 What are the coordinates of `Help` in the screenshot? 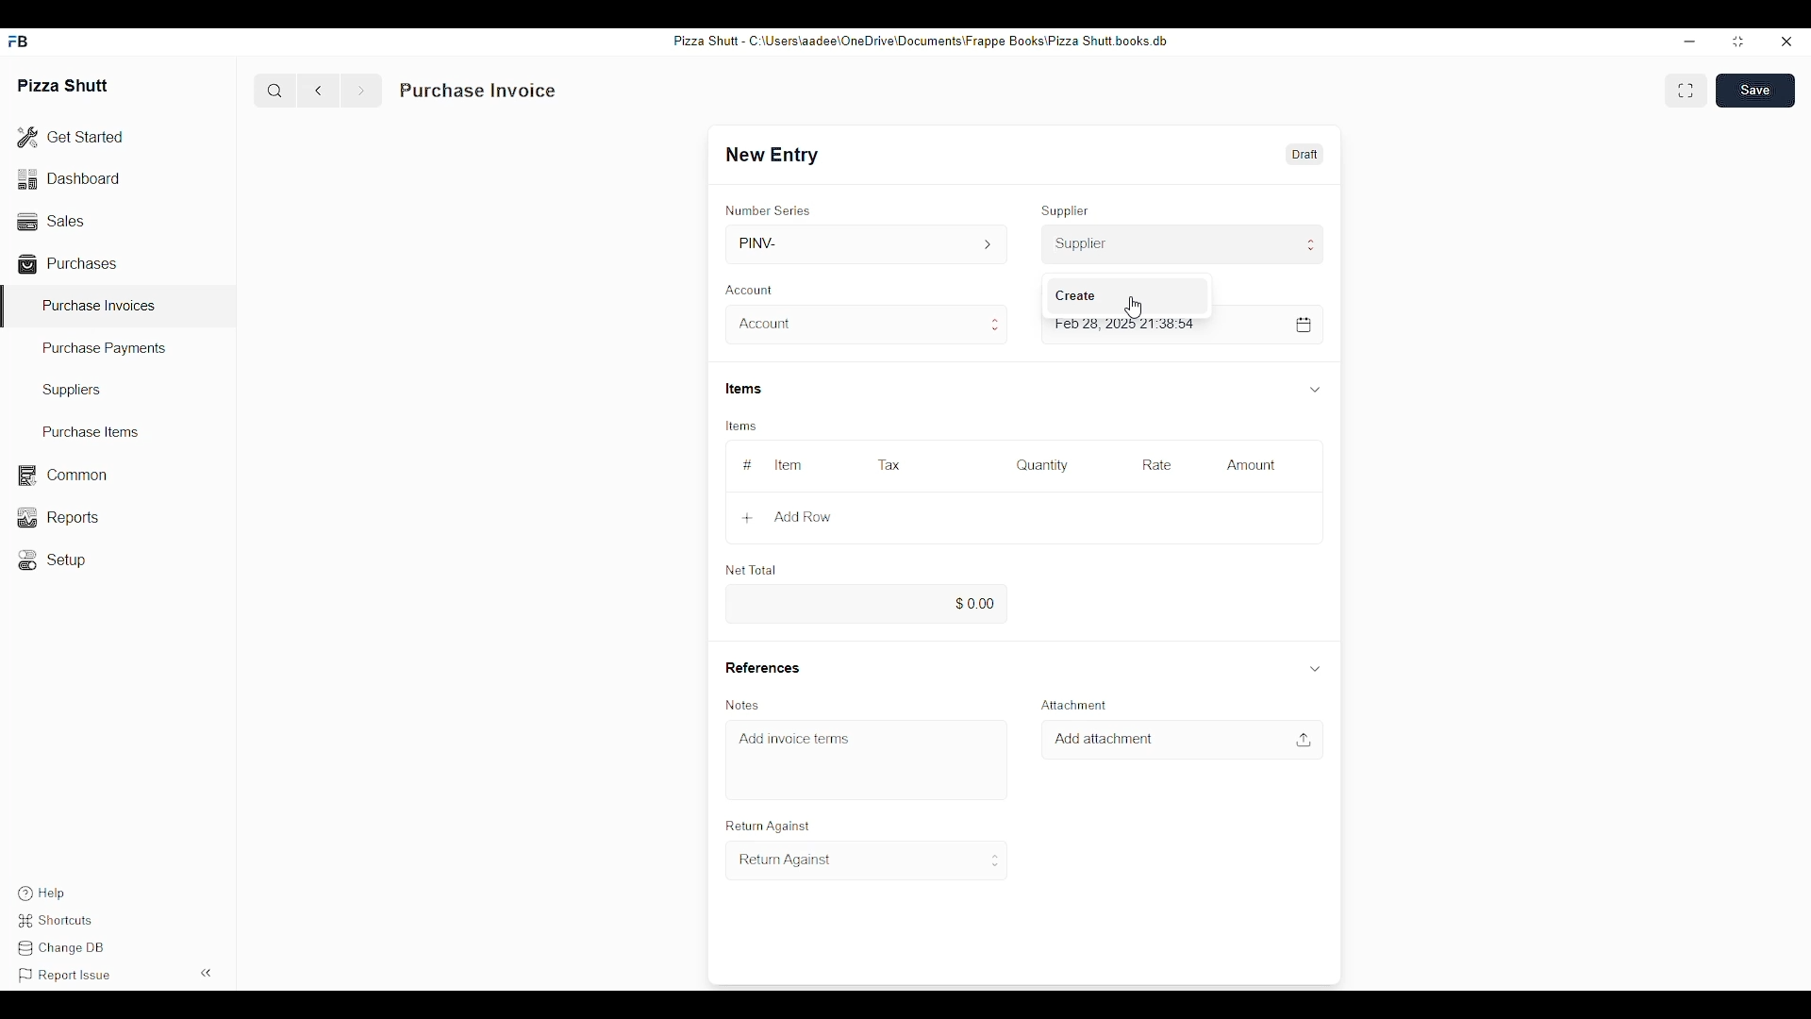 It's located at (40, 894).